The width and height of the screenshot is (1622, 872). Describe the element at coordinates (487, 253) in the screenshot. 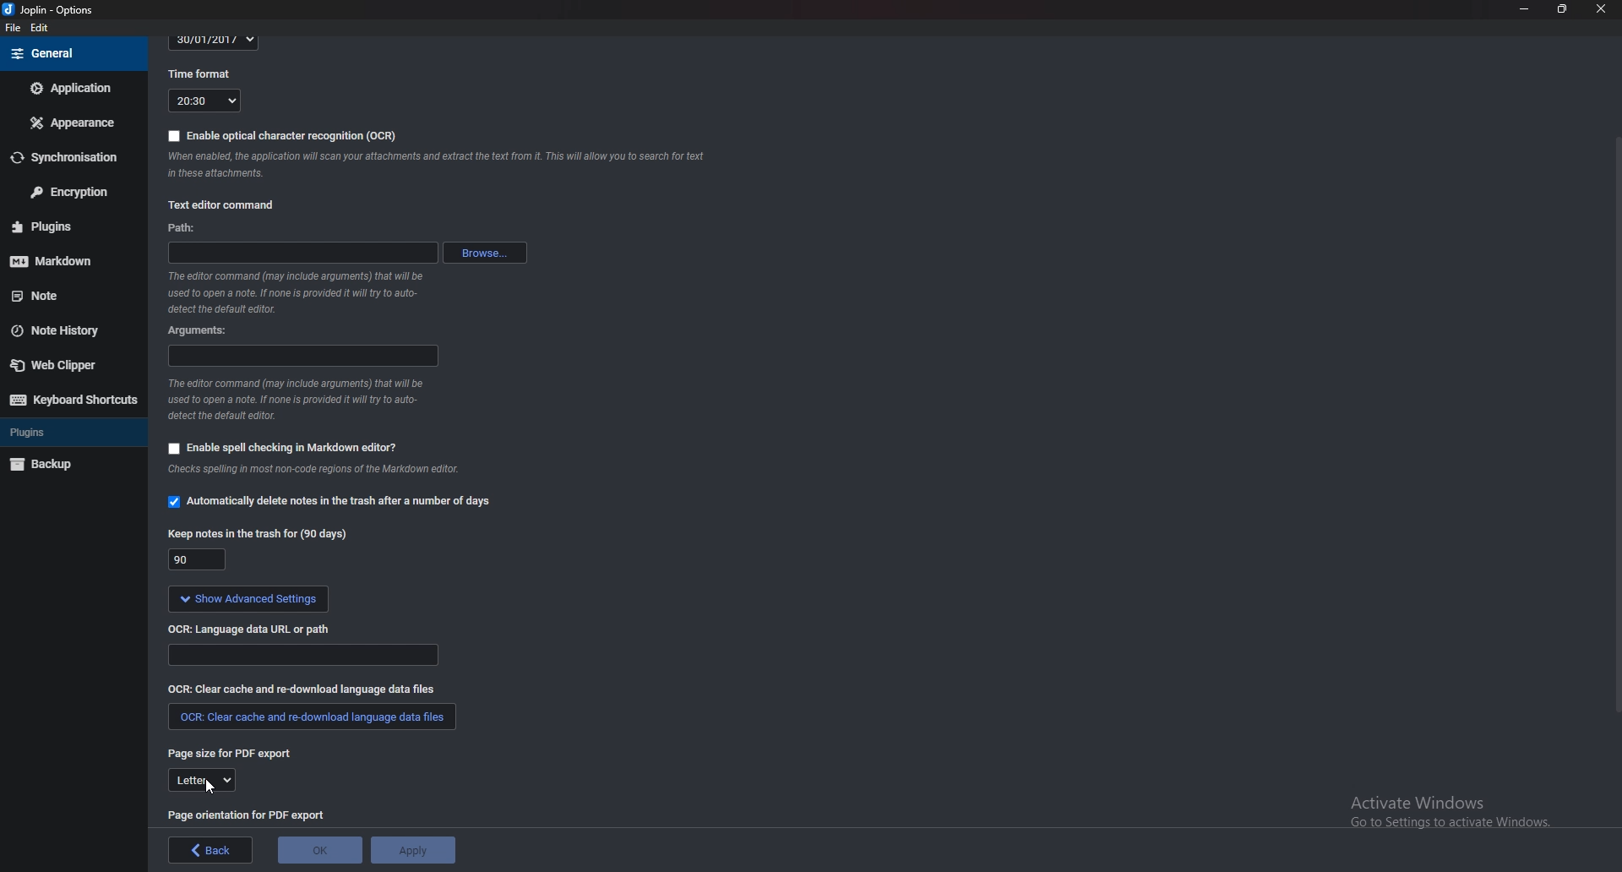

I see `browse` at that location.